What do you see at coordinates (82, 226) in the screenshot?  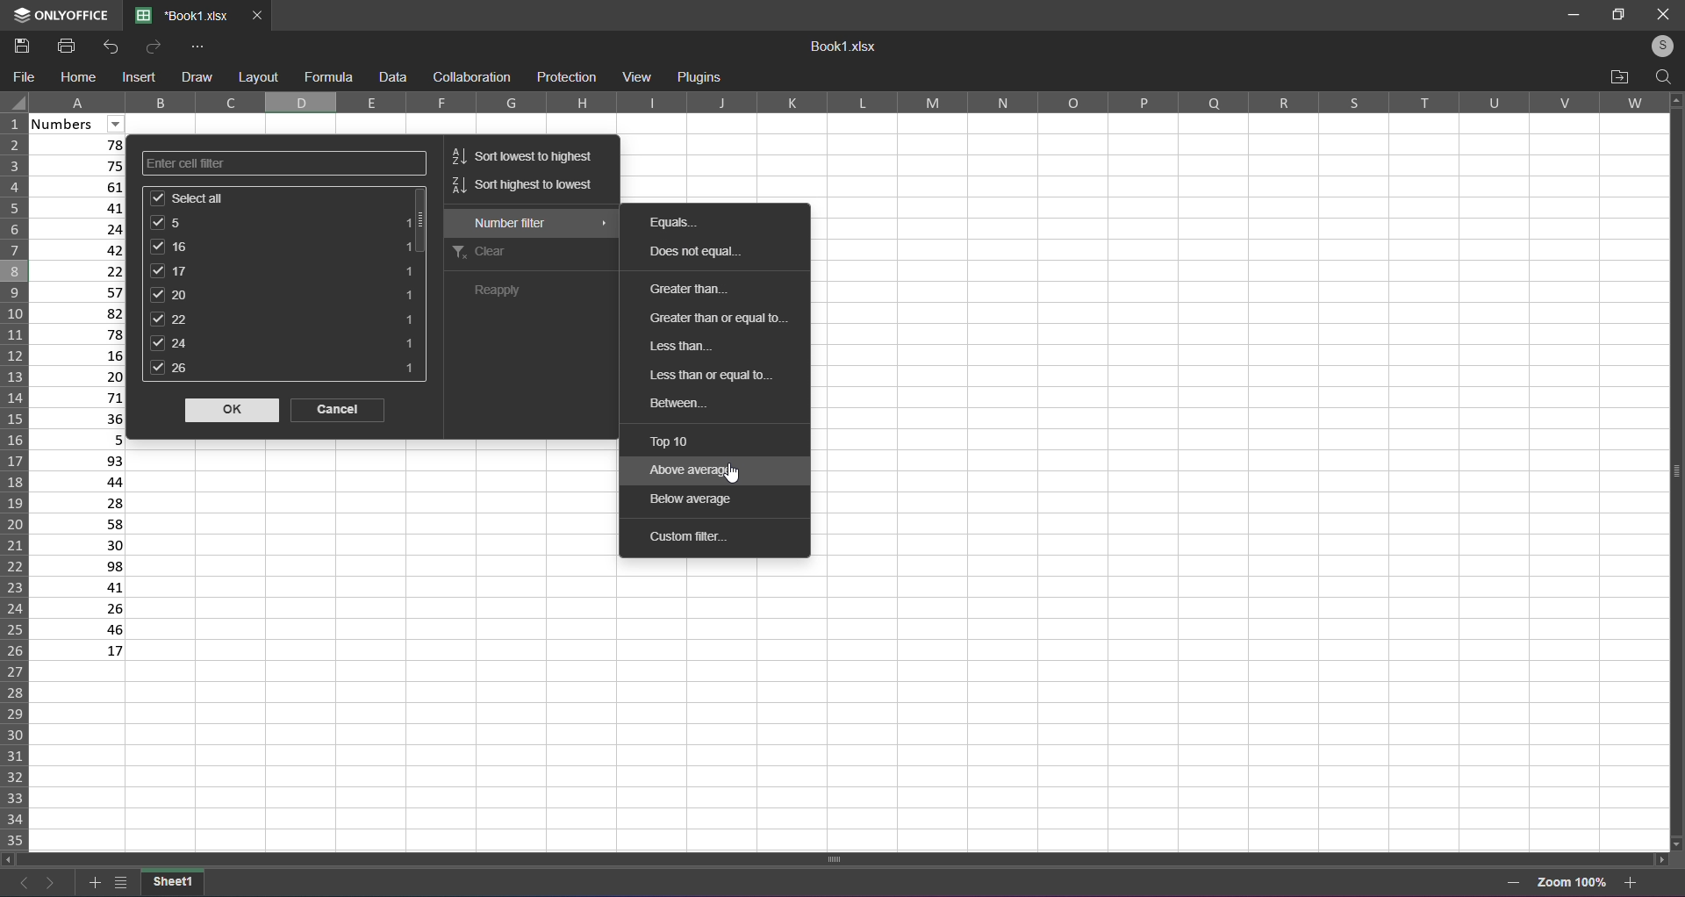 I see `24` at bounding box center [82, 226].